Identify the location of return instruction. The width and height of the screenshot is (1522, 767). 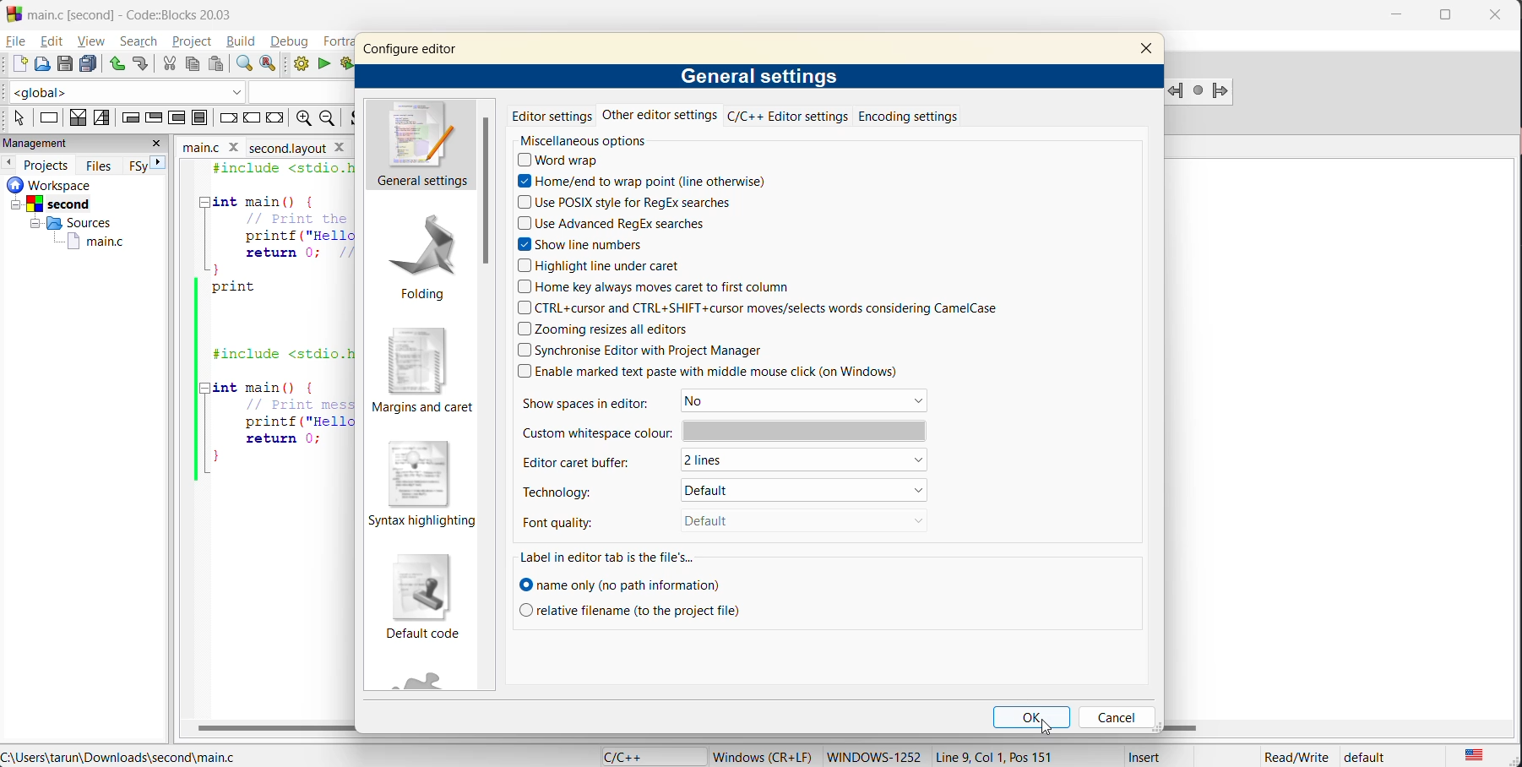
(278, 119).